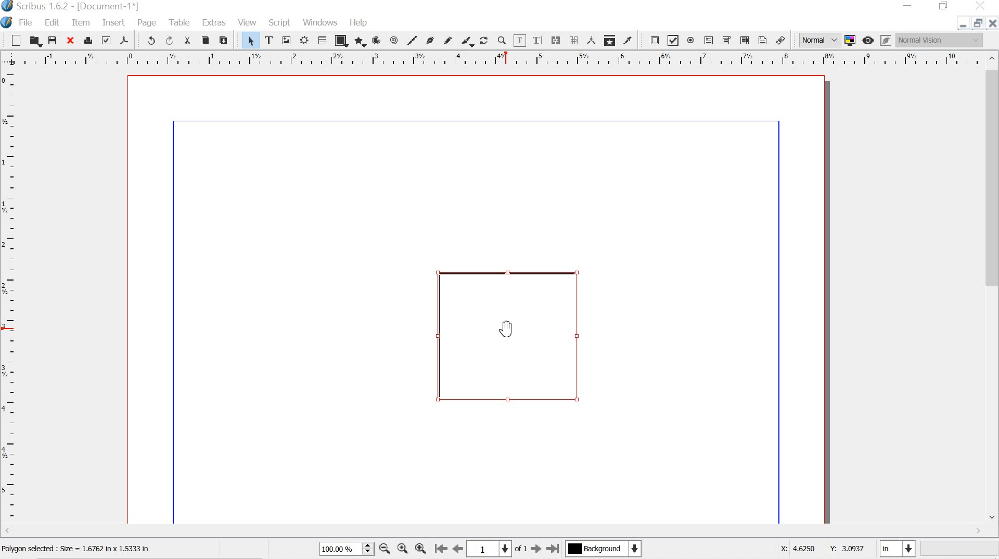 This screenshot has width=999, height=559. What do you see at coordinates (394, 40) in the screenshot?
I see `spiral` at bounding box center [394, 40].